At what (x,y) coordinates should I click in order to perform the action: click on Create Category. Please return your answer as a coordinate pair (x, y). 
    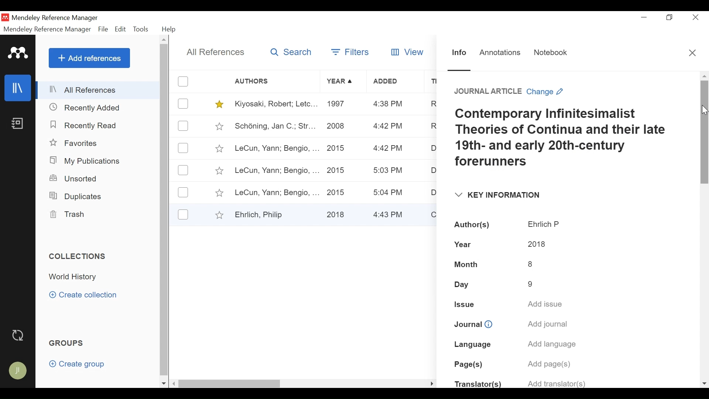
    Looking at the image, I should click on (85, 295).